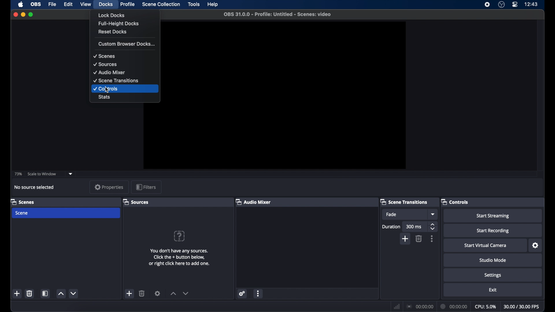  I want to click on dropdown, so click(71, 174).